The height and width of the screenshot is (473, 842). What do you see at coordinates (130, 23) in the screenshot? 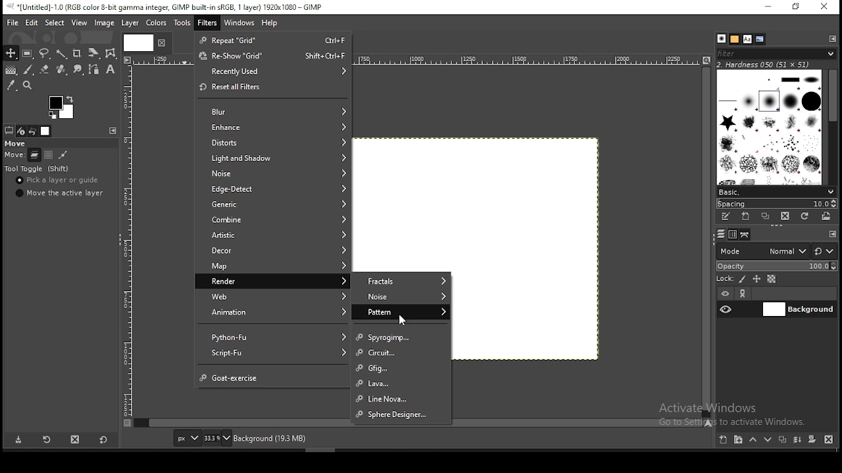
I see `layer` at bounding box center [130, 23].